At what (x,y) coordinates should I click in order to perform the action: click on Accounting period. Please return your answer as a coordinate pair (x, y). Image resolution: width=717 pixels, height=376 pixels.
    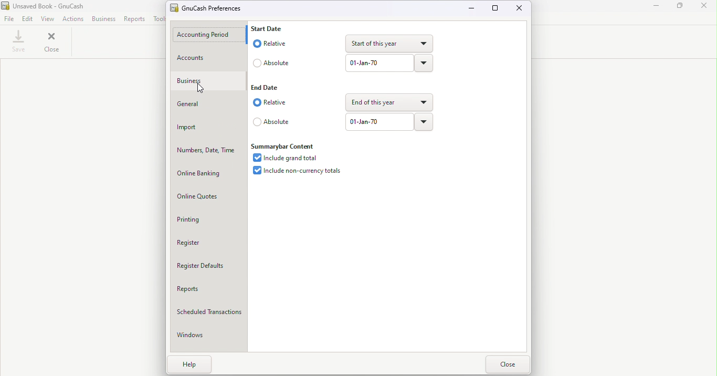
    Looking at the image, I should click on (209, 35).